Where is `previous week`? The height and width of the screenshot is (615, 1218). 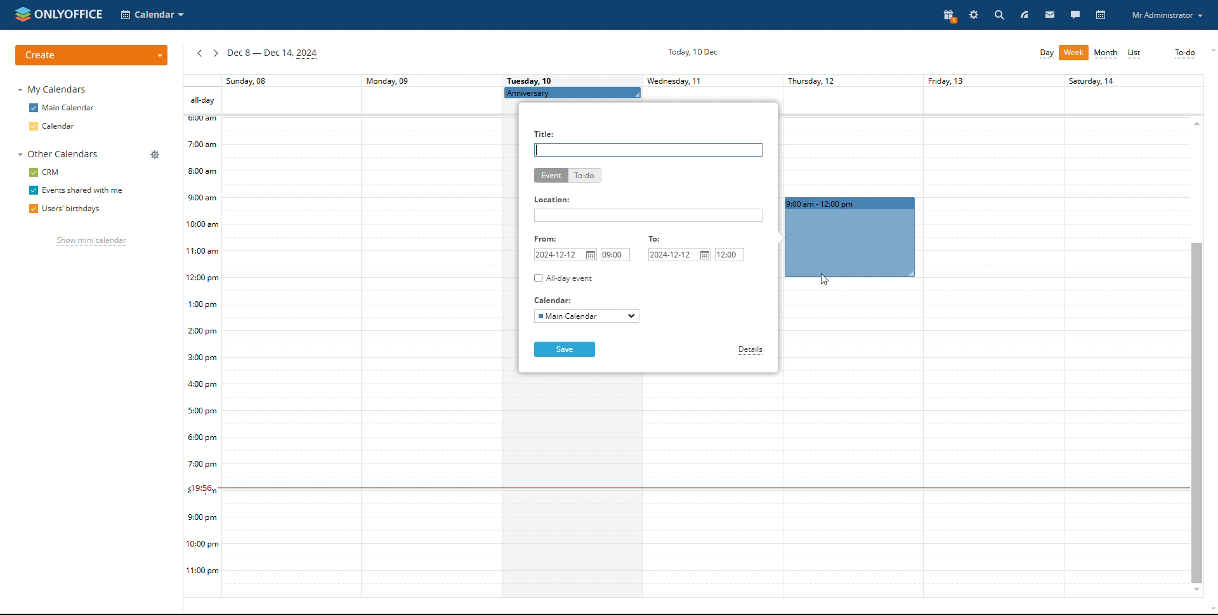
previous week is located at coordinates (199, 54).